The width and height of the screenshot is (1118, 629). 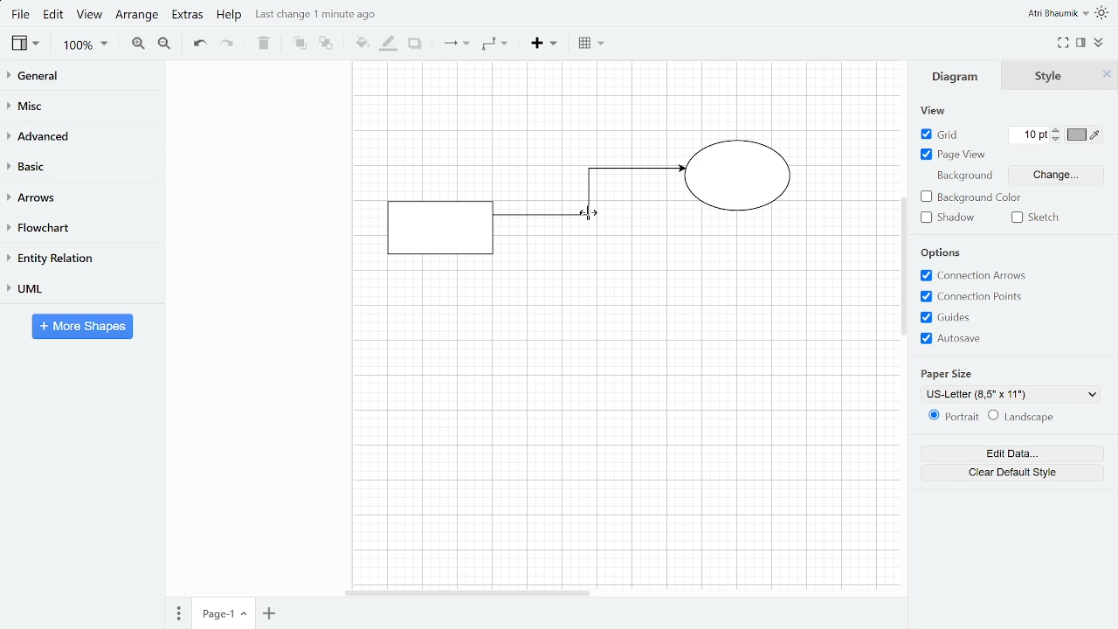 I want to click on To back, so click(x=326, y=44).